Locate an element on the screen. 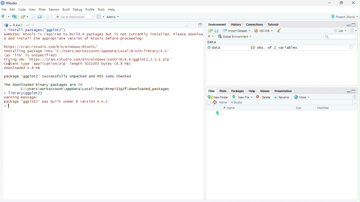 The width and height of the screenshot is (360, 202). Environment is located at coordinates (217, 24).